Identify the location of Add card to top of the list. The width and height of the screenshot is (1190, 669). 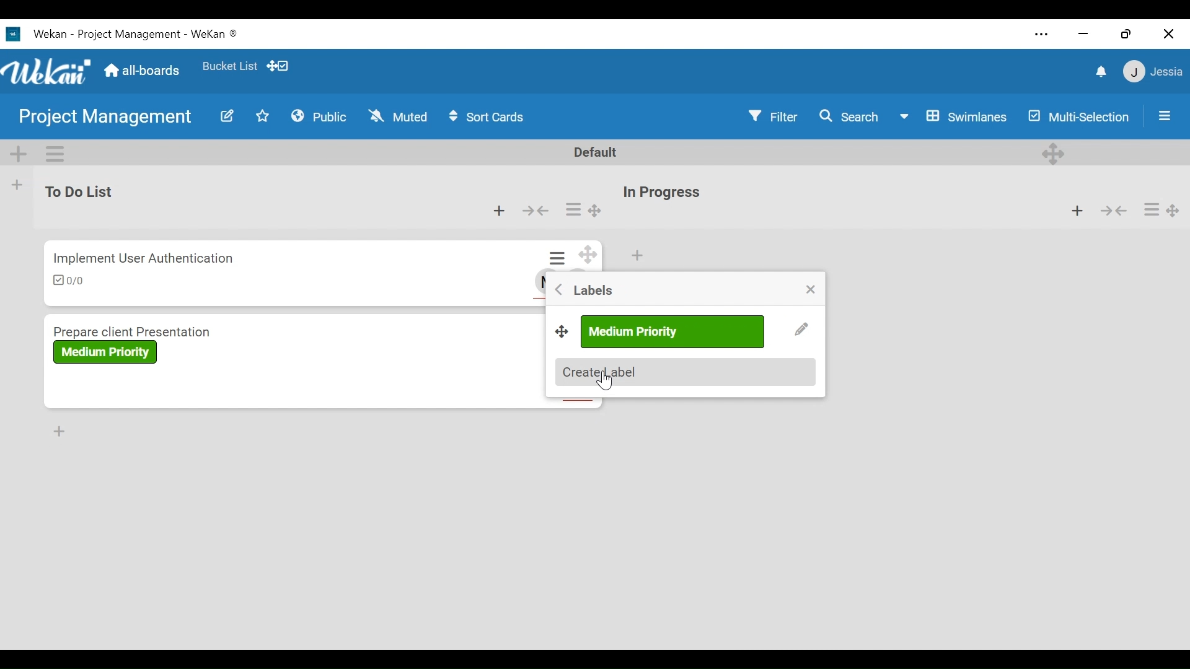
(500, 212).